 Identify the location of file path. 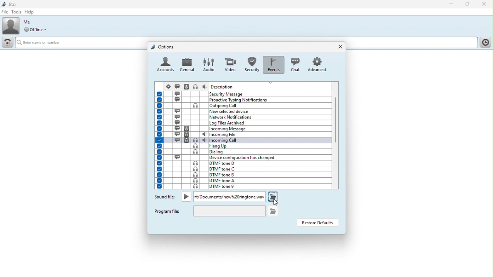
(229, 211).